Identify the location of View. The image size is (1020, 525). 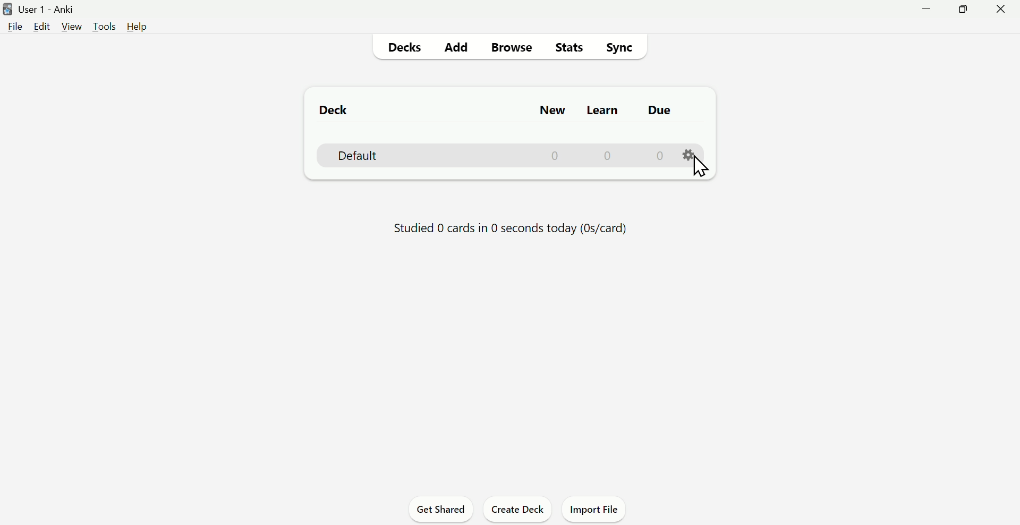
(73, 27).